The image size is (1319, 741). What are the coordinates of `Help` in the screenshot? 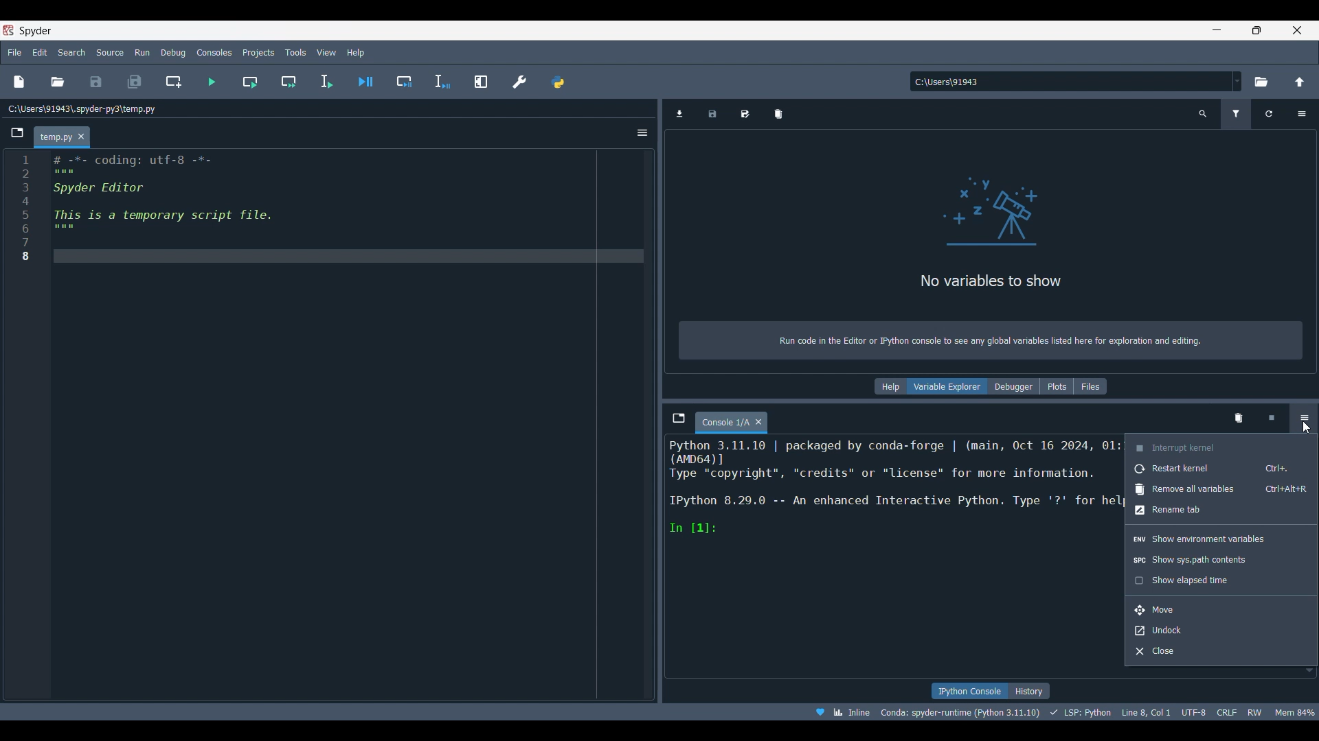 It's located at (890, 386).